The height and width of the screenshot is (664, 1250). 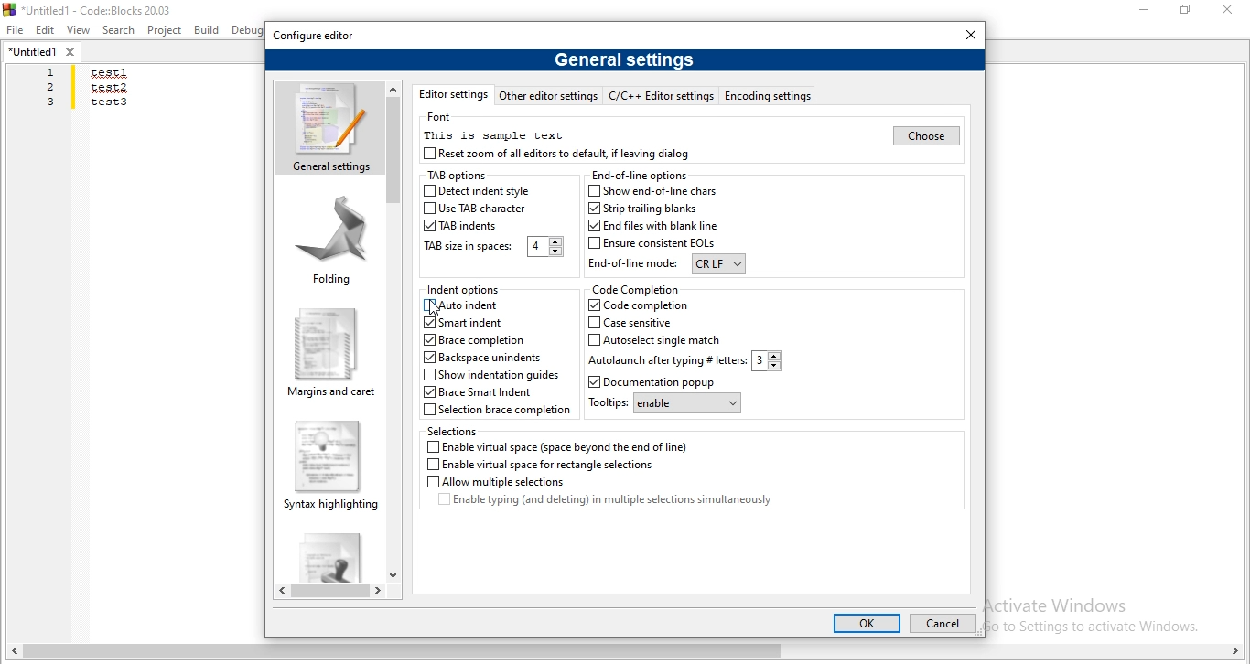 I want to click on cursor, so click(x=436, y=309).